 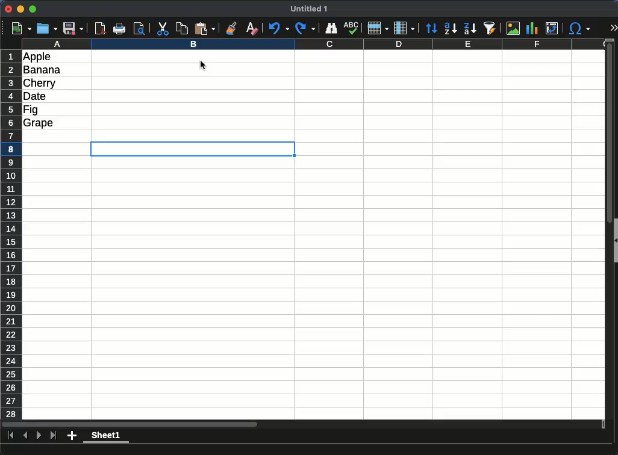 I want to click on special character, so click(x=579, y=28).